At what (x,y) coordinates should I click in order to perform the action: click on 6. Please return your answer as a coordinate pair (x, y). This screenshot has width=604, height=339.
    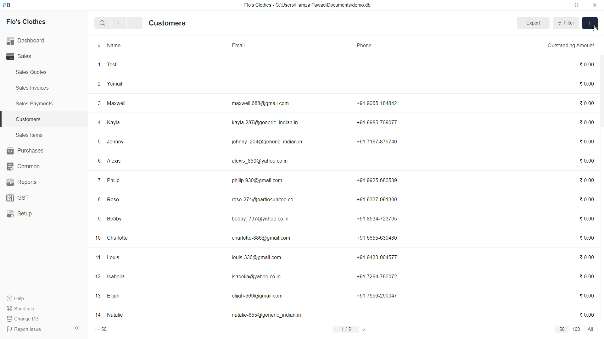
    Looking at the image, I should click on (99, 160).